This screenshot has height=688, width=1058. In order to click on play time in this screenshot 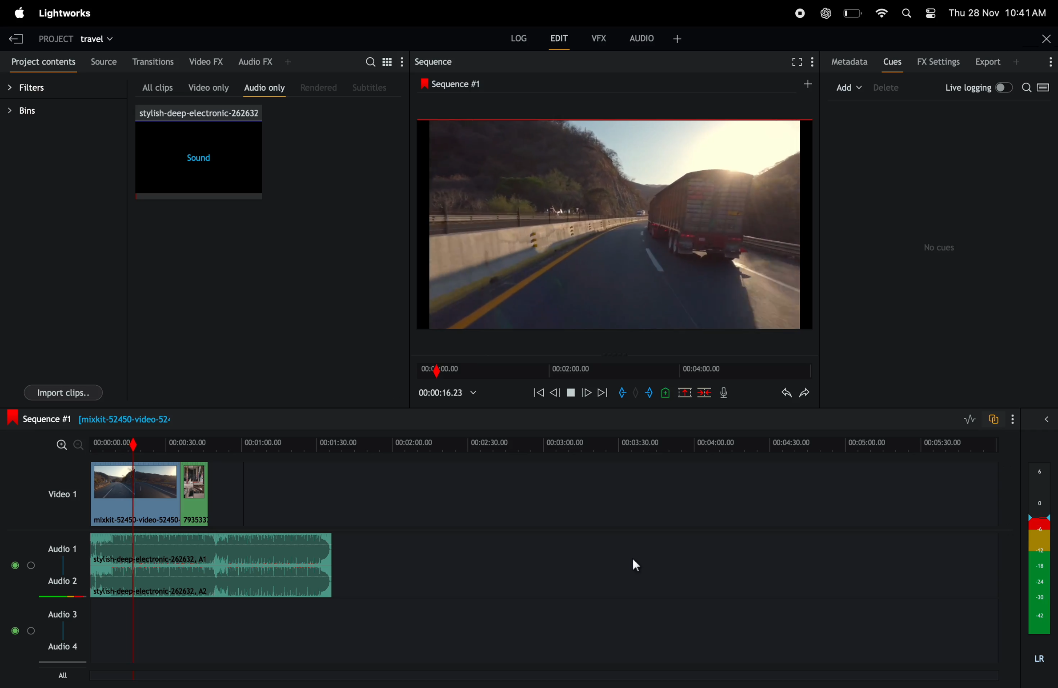, I will do `click(450, 395)`.